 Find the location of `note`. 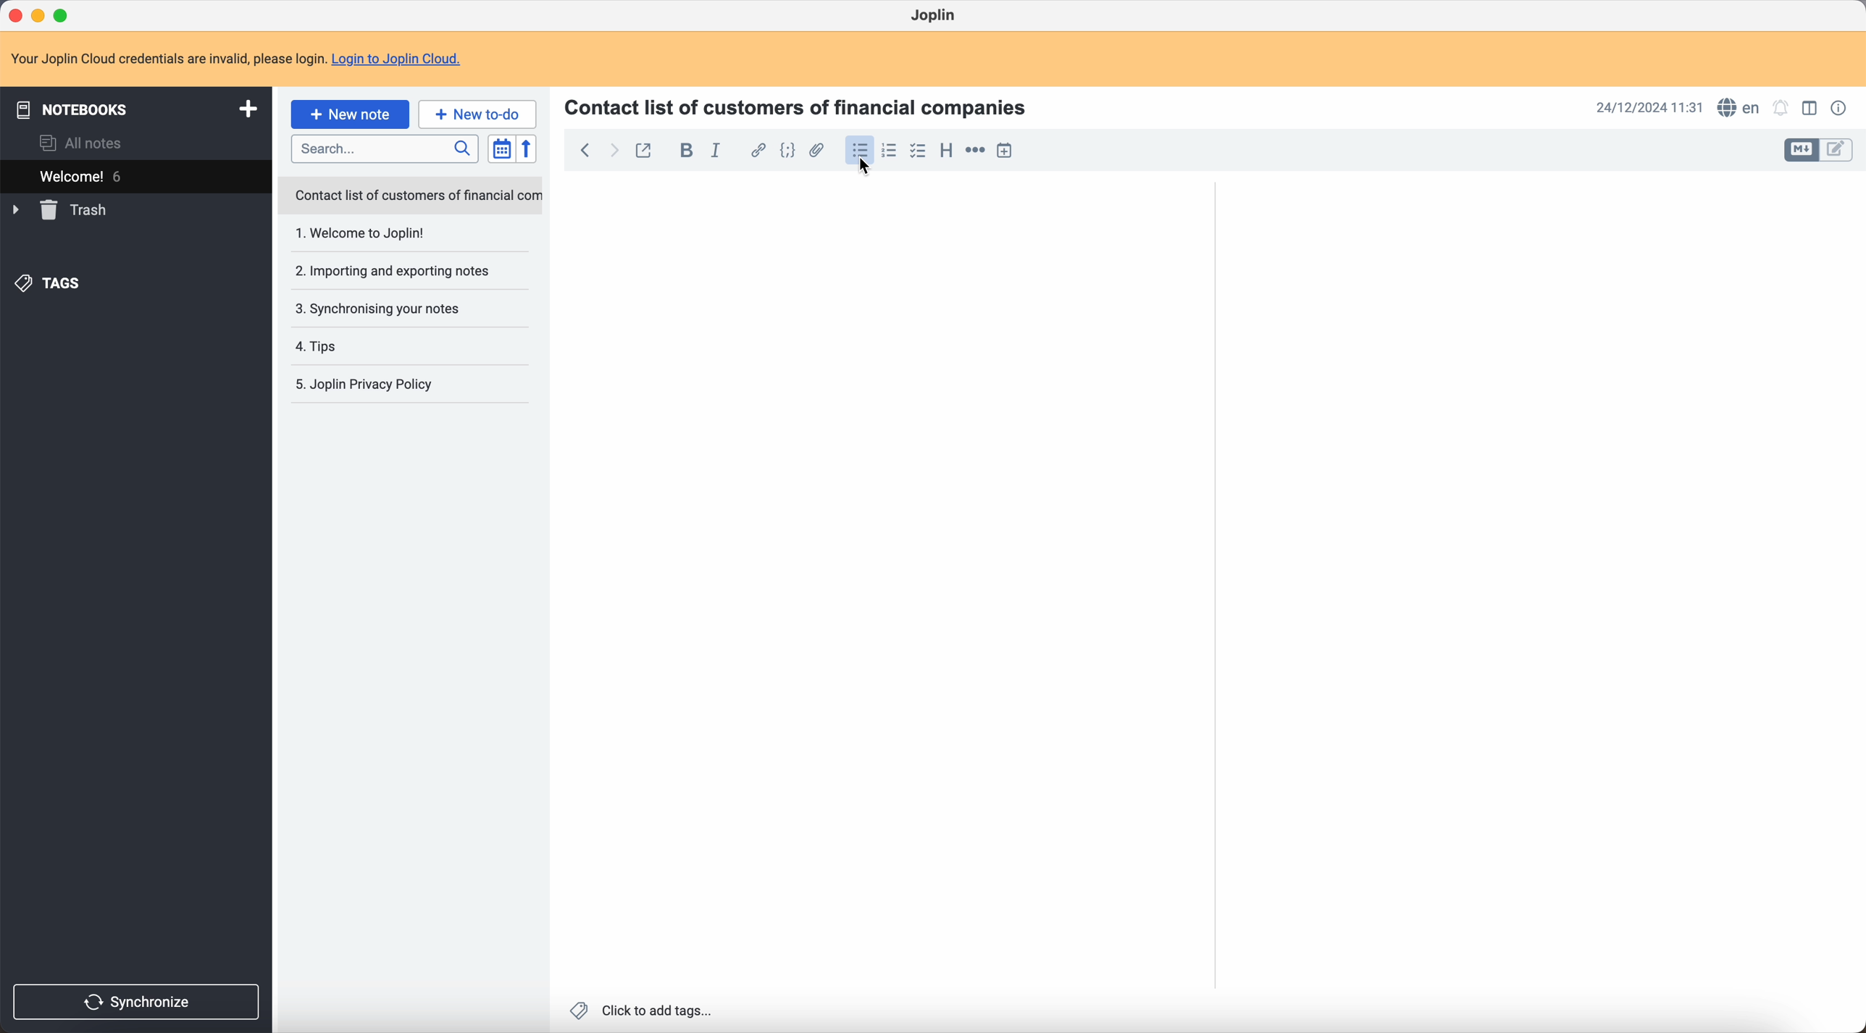

note is located at coordinates (235, 56).